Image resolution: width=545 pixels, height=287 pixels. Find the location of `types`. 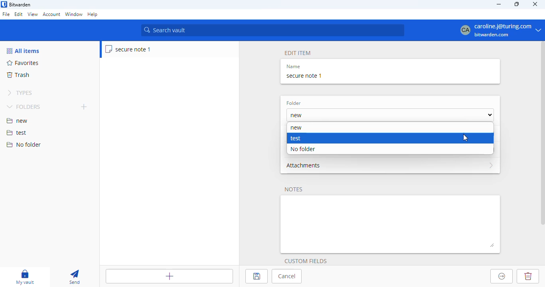

types is located at coordinates (20, 93).